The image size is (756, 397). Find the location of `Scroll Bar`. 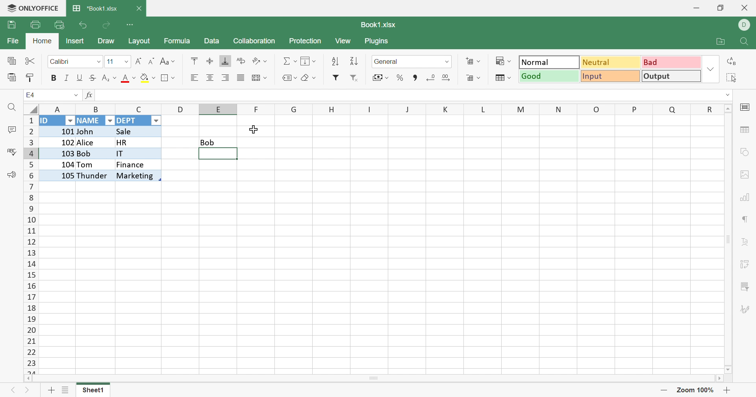

Scroll Bar is located at coordinates (374, 378).